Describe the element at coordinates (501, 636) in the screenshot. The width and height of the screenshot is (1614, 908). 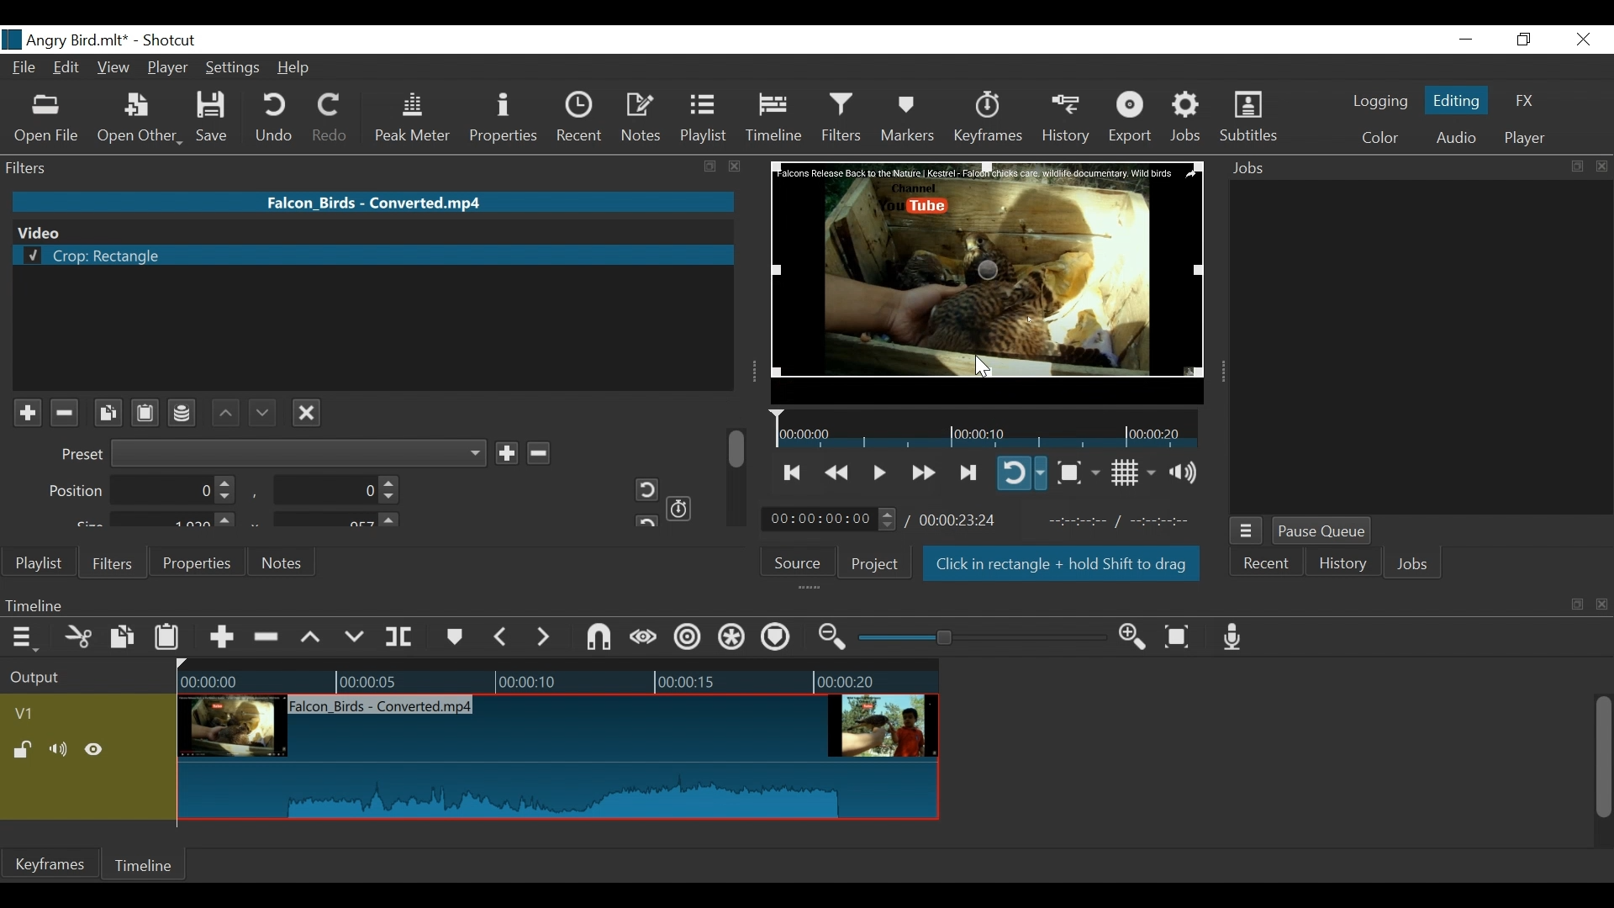
I see `Previous marker` at that location.